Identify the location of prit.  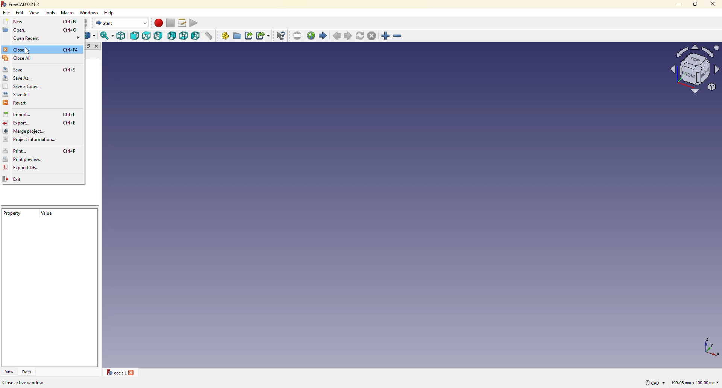
(18, 151).